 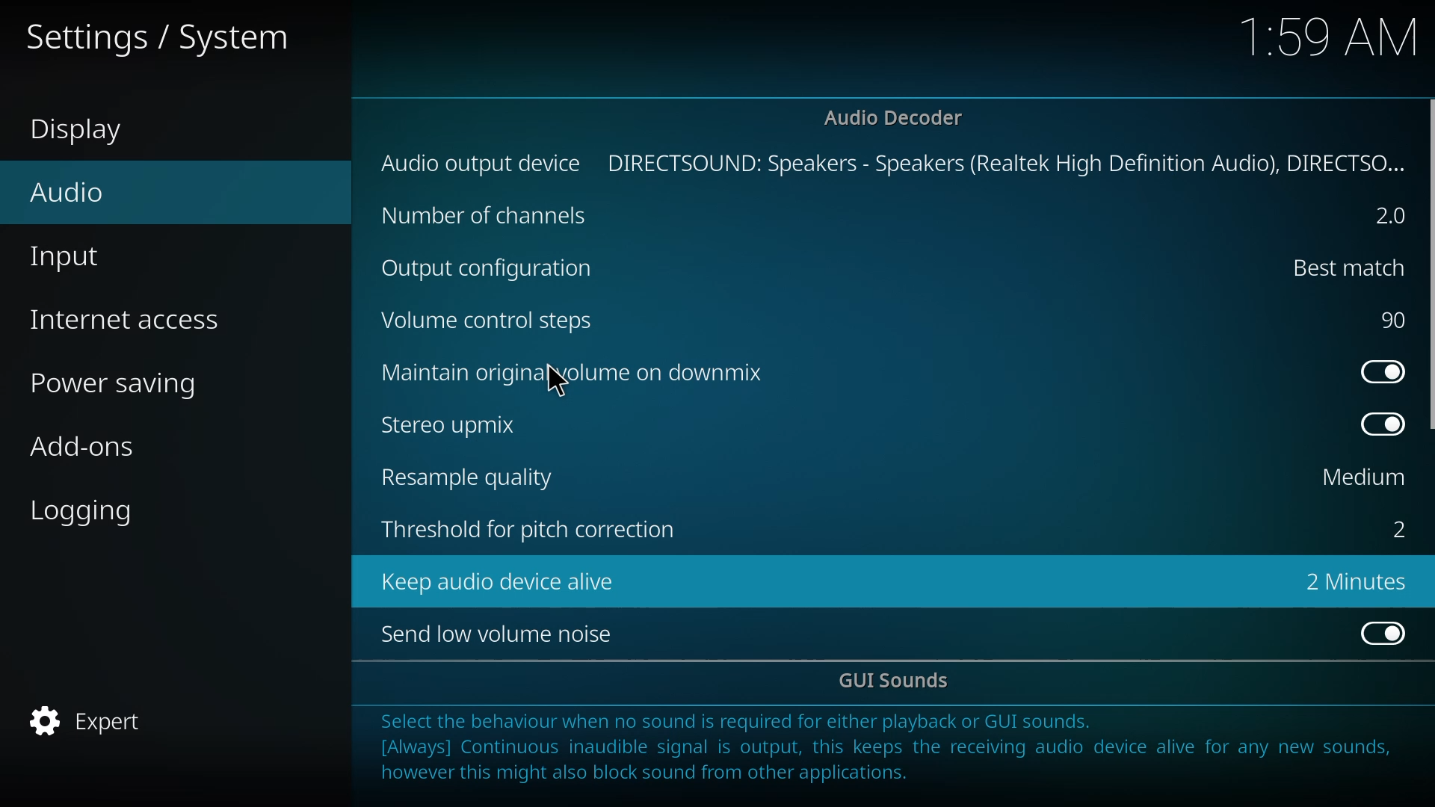 I want to click on volume control steps, so click(x=499, y=324).